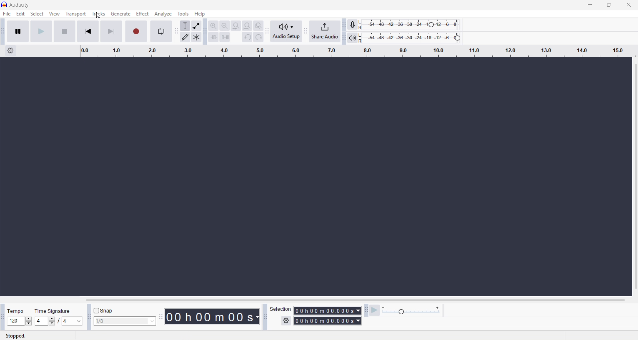 Image resolution: width=638 pixels, height=340 pixels. I want to click on Share audio, so click(325, 32).